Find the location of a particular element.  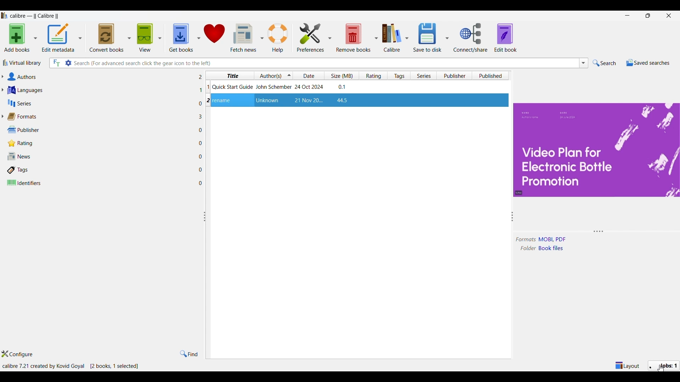

Preferences is located at coordinates (311, 37).